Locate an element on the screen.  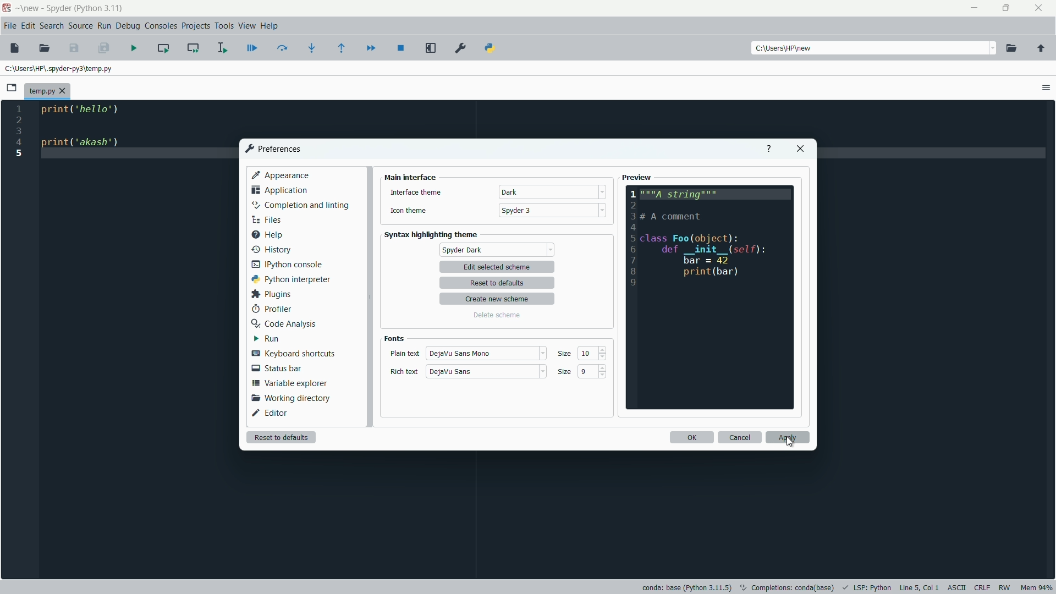
directory is located at coordinates (786, 49).